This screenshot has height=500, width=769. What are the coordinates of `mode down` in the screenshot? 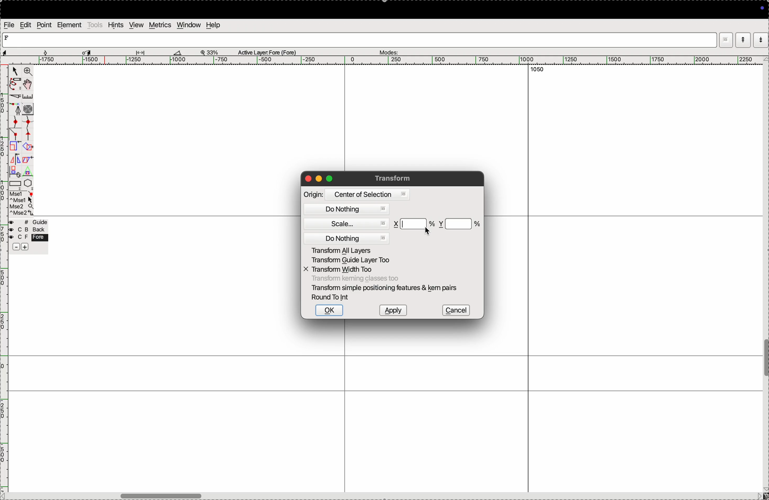 It's located at (761, 39).